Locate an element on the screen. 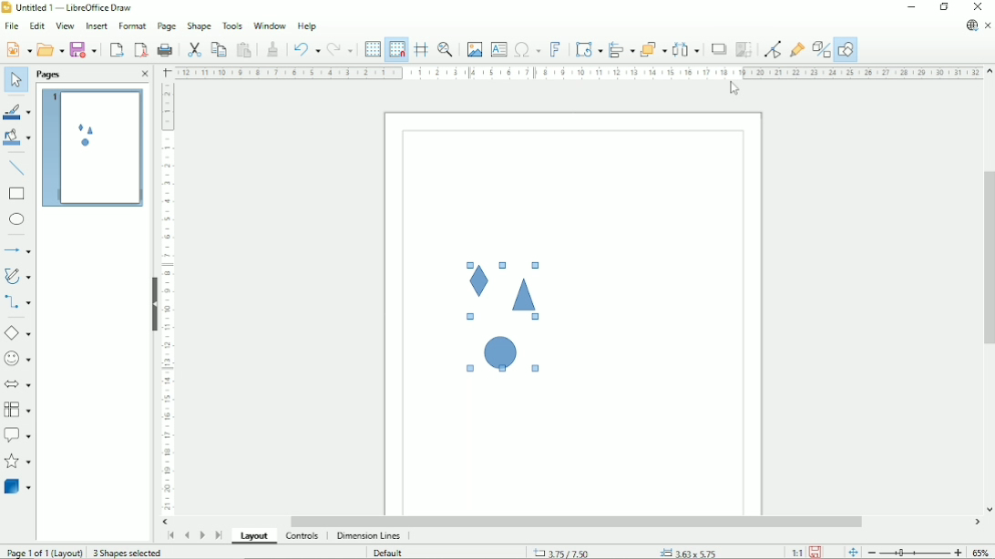  Zoom factor is located at coordinates (981, 551).